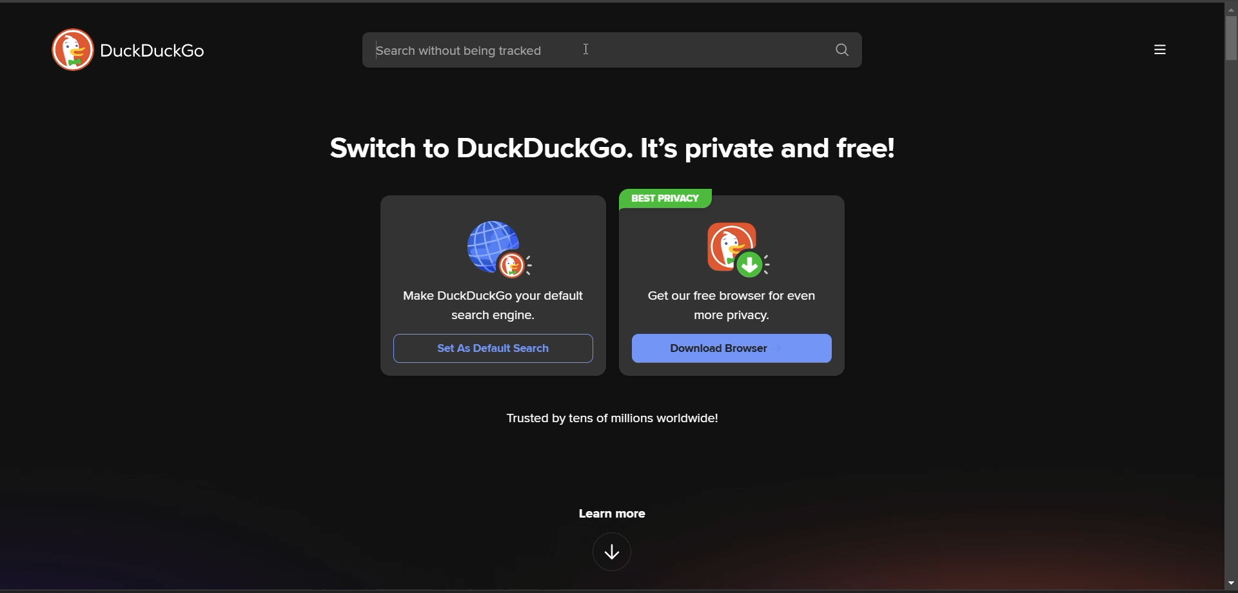 The height and width of the screenshot is (593, 1238). I want to click on Get our free browser for even
more privacy., so click(731, 307).